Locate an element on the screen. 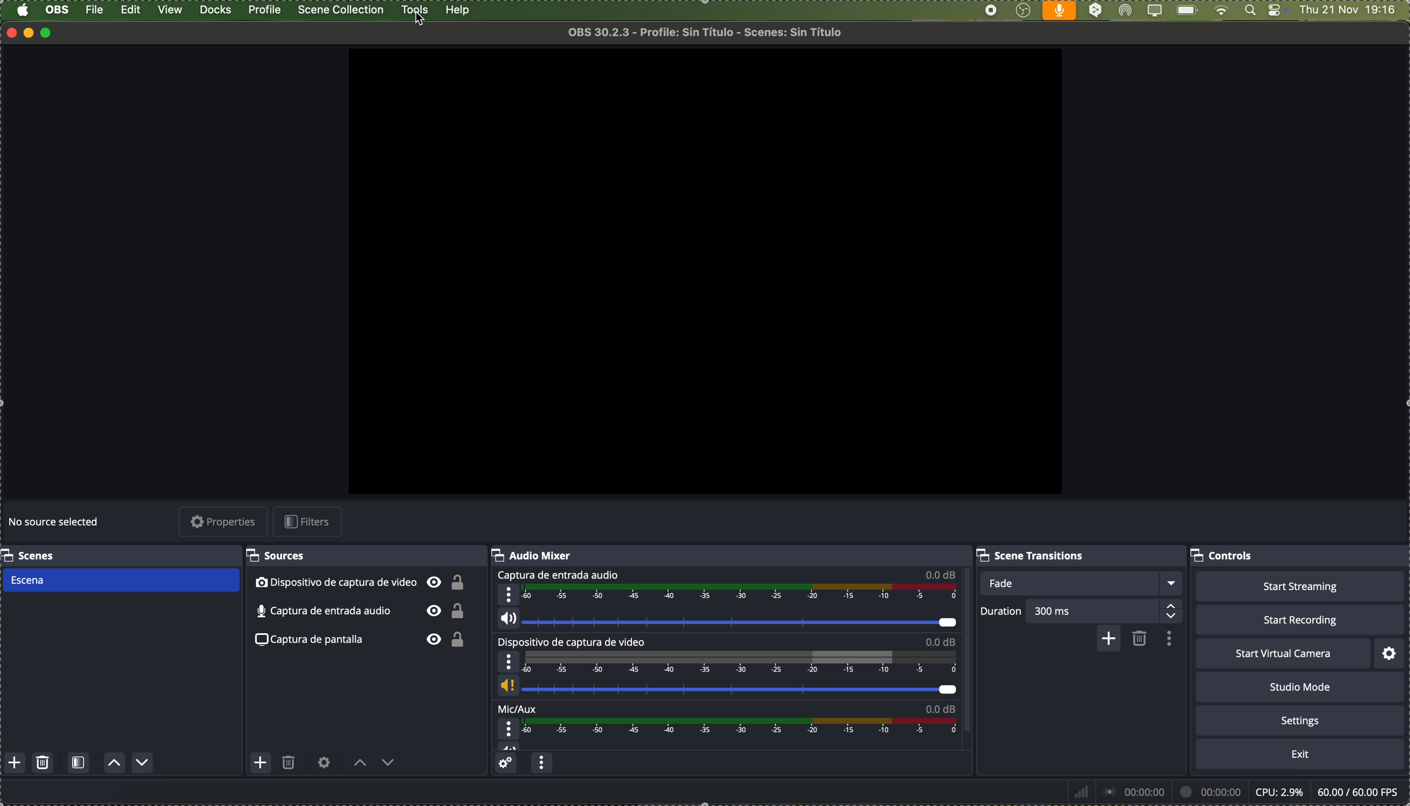 Image resolution: width=1410 pixels, height=806 pixels. remove selected scene is located at coordinates (44, 763).